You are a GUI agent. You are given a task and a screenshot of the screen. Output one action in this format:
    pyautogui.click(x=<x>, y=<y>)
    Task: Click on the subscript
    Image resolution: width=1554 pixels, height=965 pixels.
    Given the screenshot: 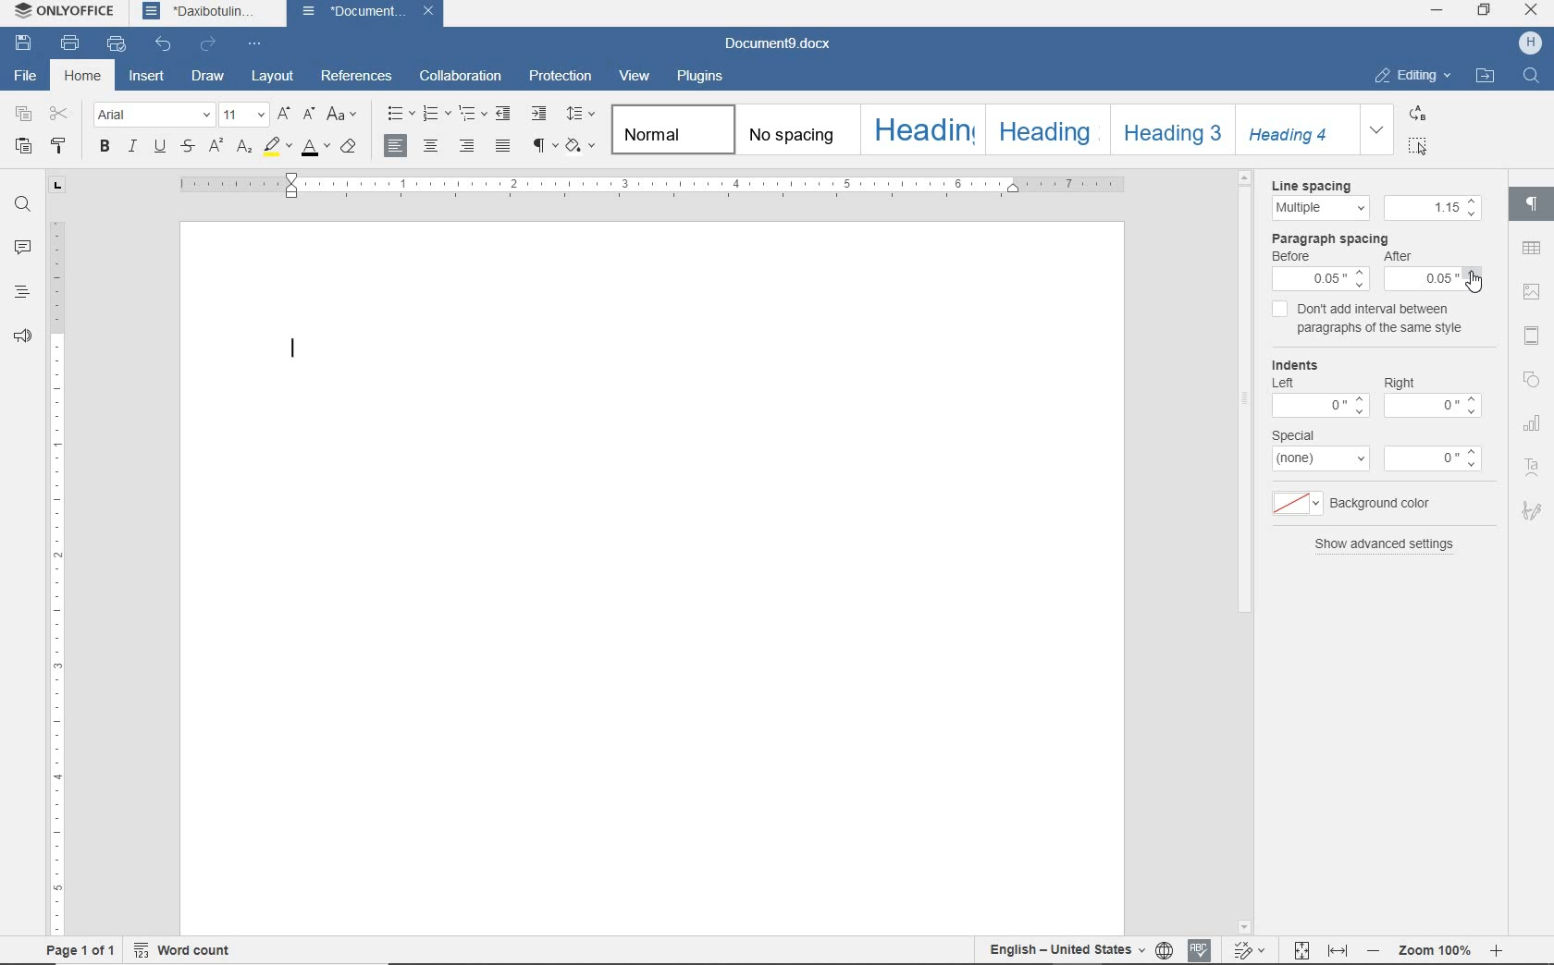 What is the action you would take?
    pyautogui.click(x=245, y=149)
    